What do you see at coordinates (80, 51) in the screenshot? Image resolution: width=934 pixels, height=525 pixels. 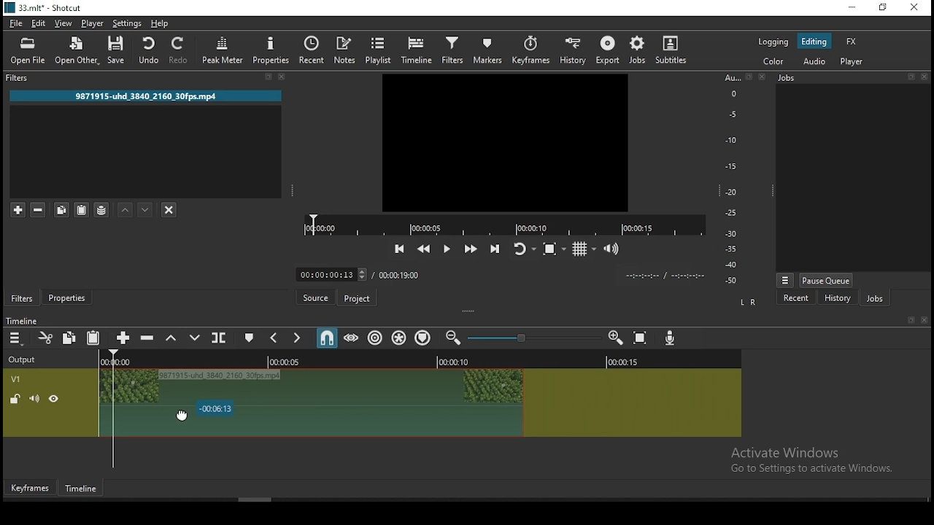 I see `open other` at bounding box center [80, 51].